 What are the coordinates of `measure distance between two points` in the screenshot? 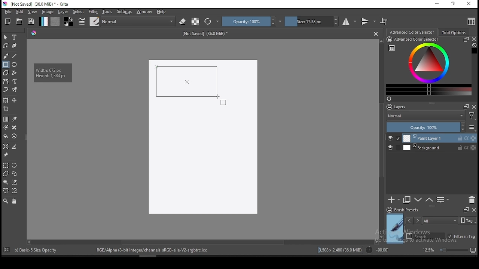 It's located at (15, 147).